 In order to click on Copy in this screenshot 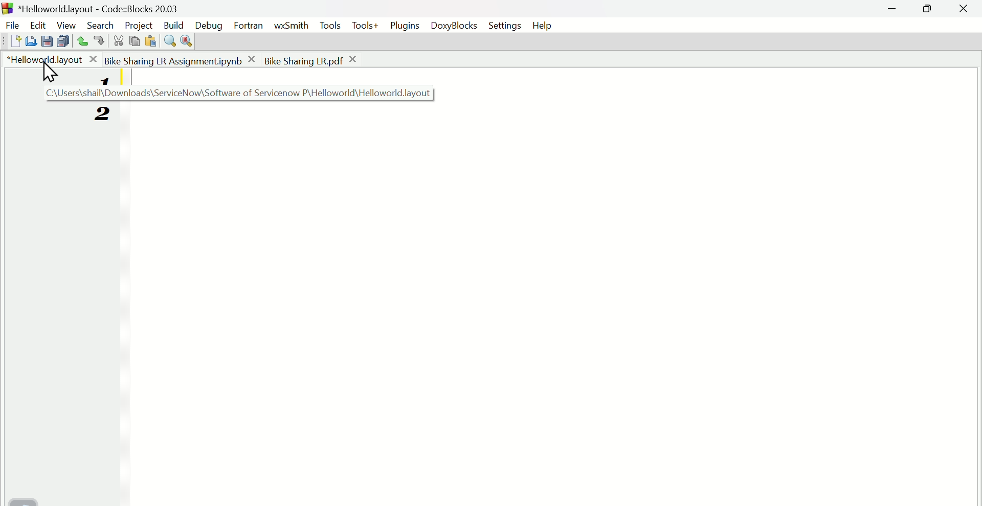, I will do `click(135, 40)`.